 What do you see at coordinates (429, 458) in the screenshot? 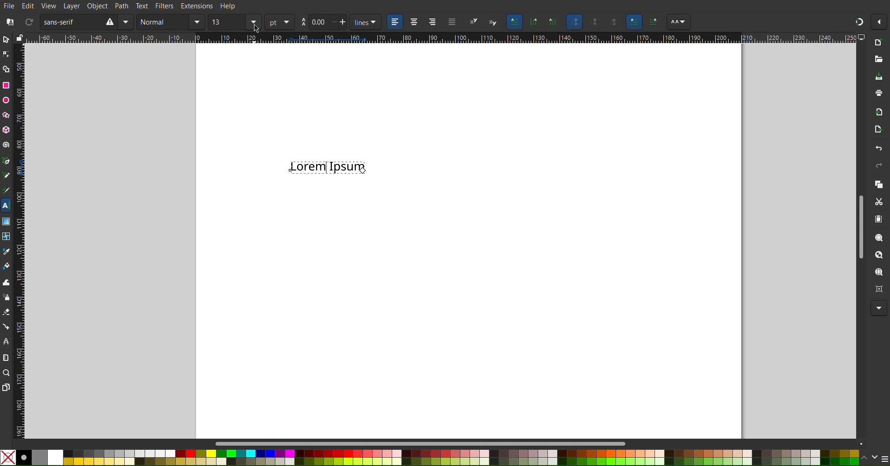
I see `Color` at bounding box center [429, 458].